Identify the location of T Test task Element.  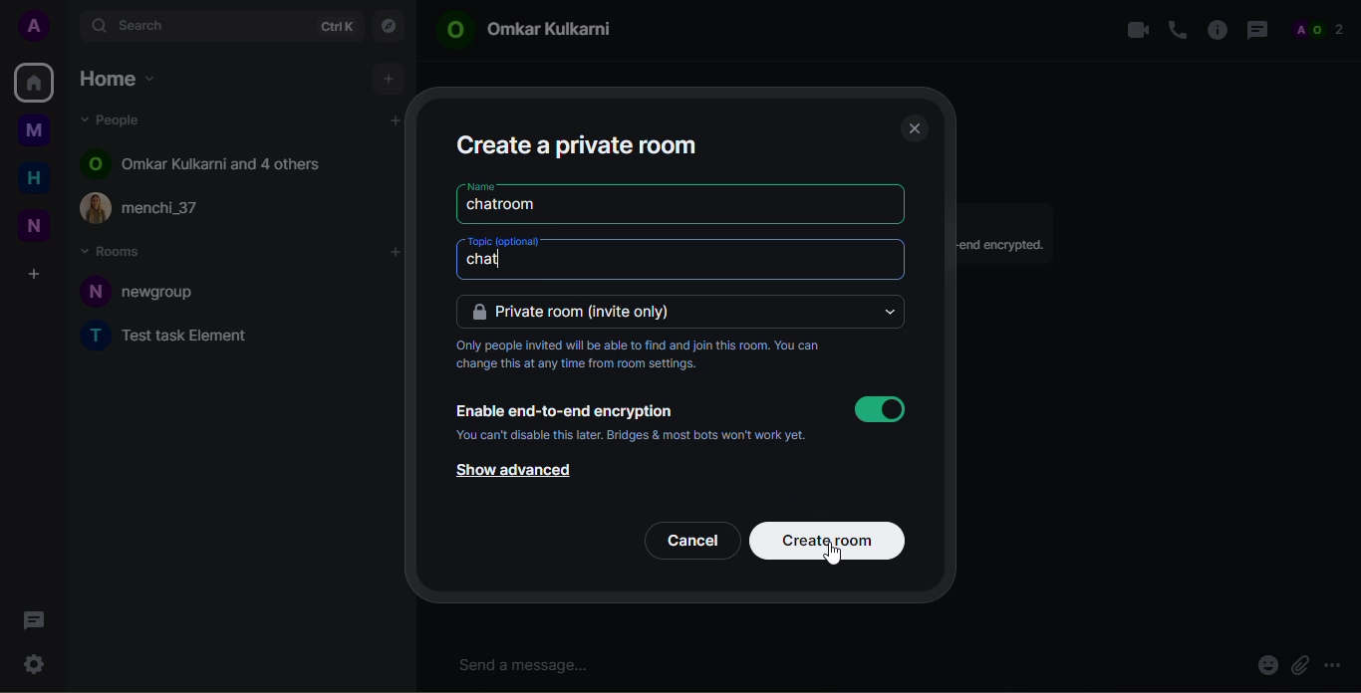
(182, 337).